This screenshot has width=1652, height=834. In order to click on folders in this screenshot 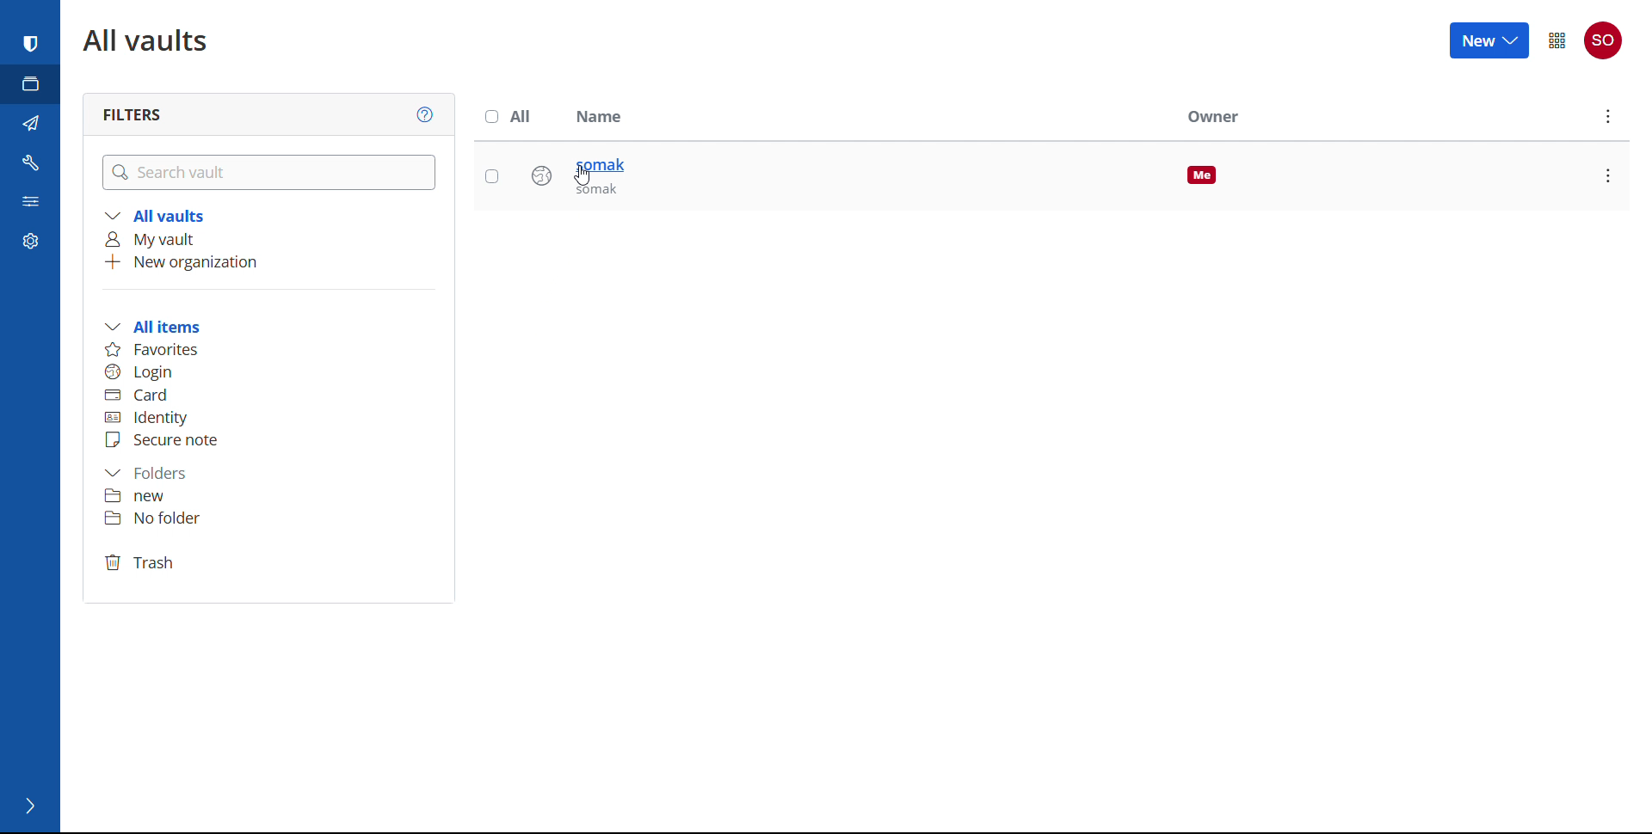, I will do `click(263, 472)`.